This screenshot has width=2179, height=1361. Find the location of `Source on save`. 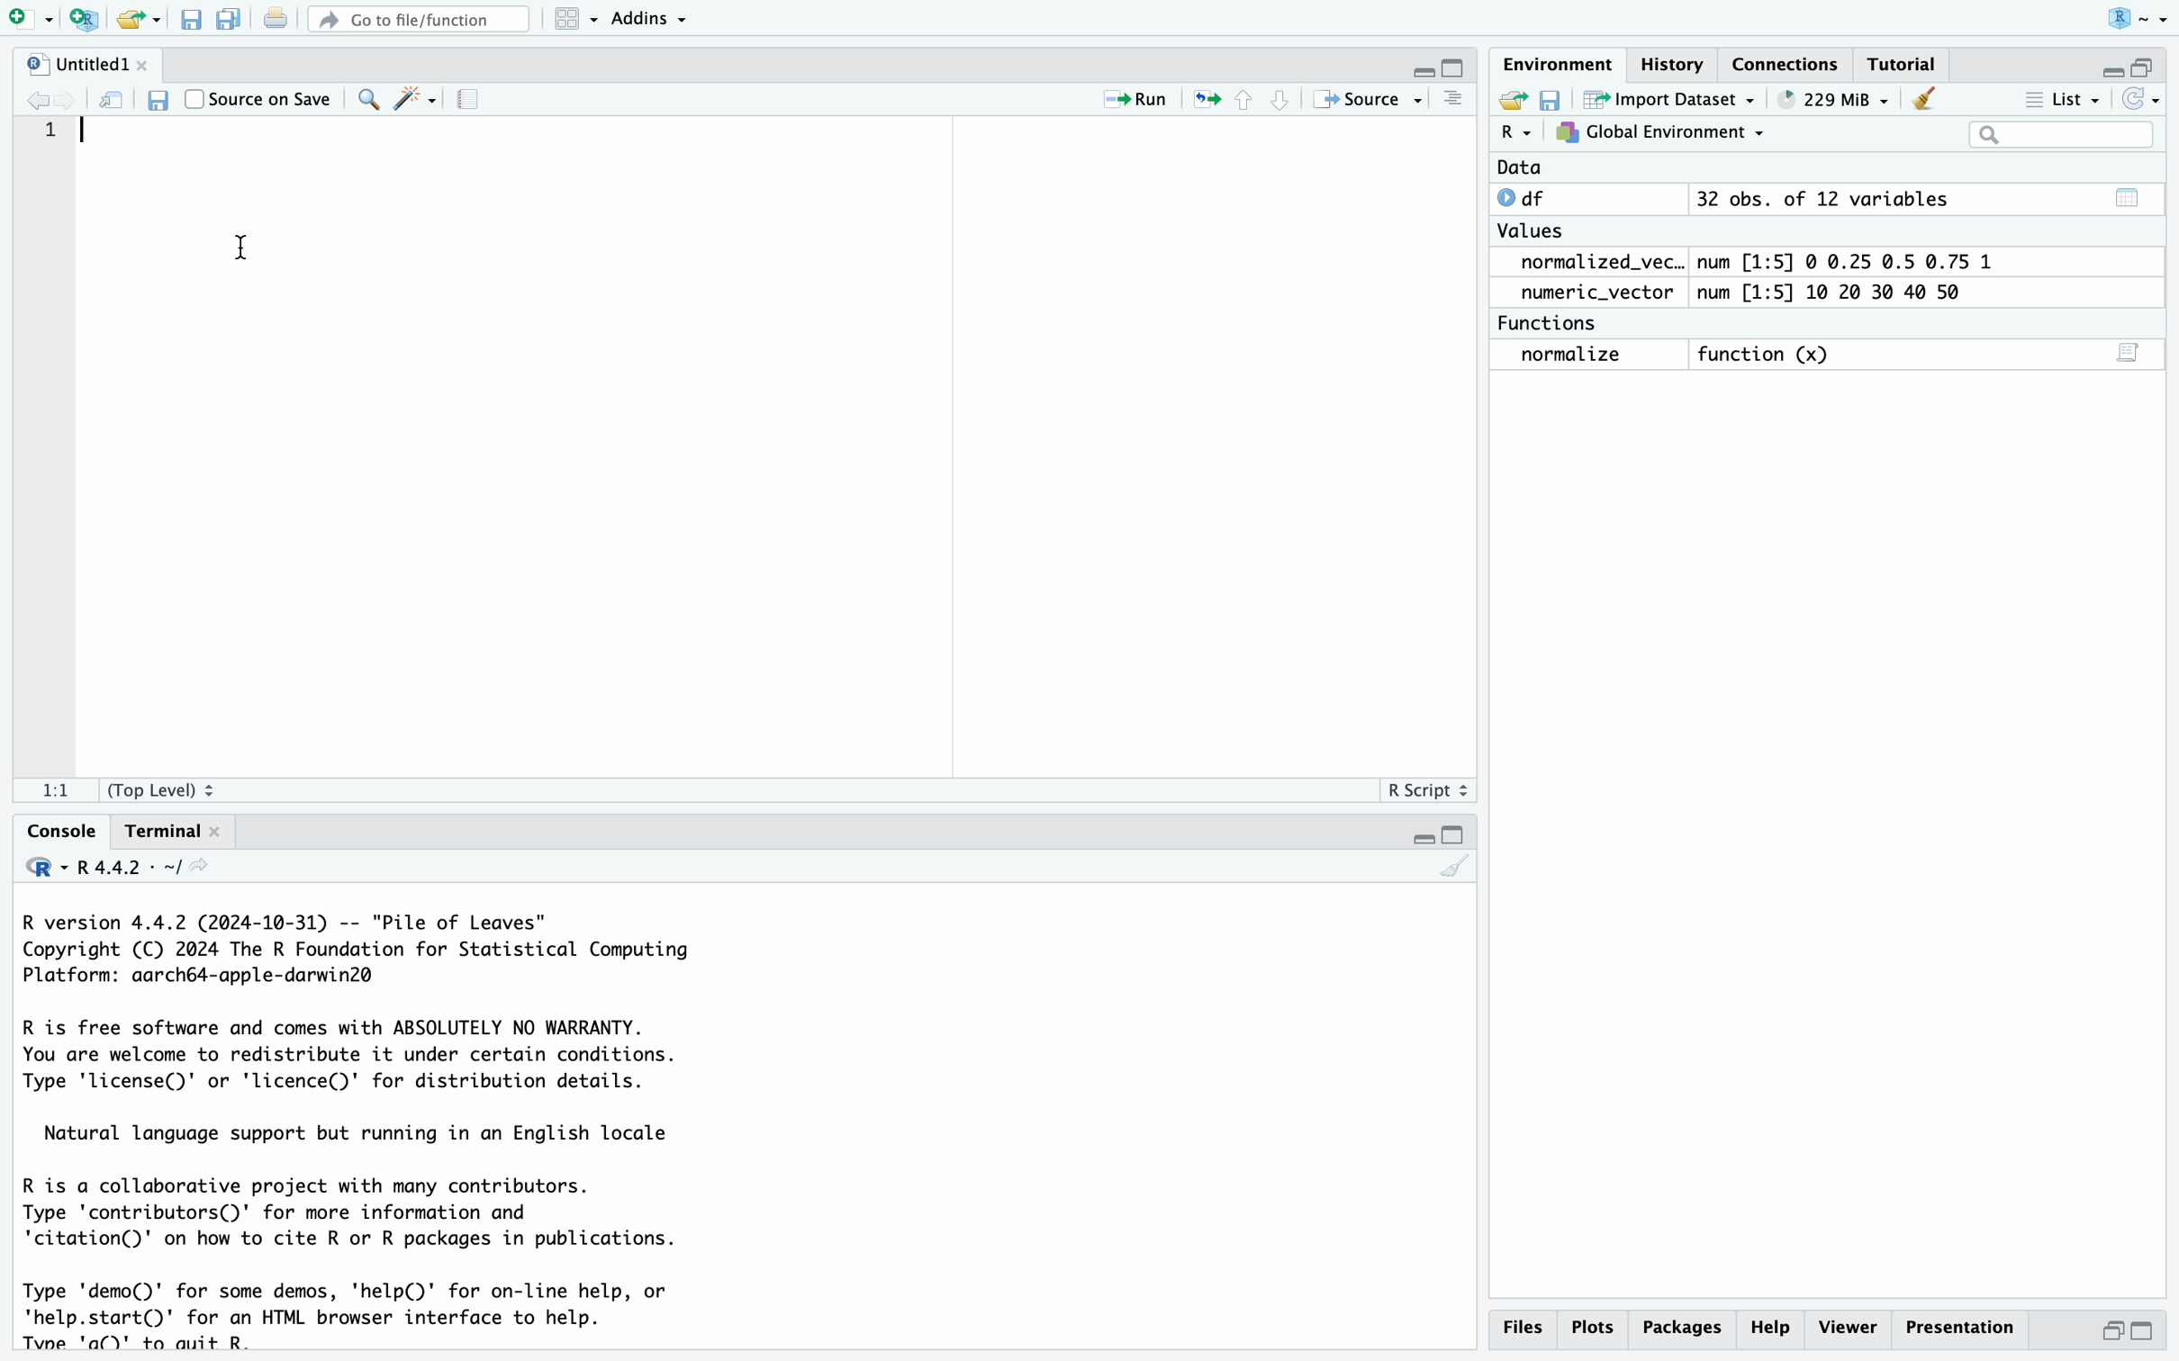

Source on save is located at coordinates (258, 98).